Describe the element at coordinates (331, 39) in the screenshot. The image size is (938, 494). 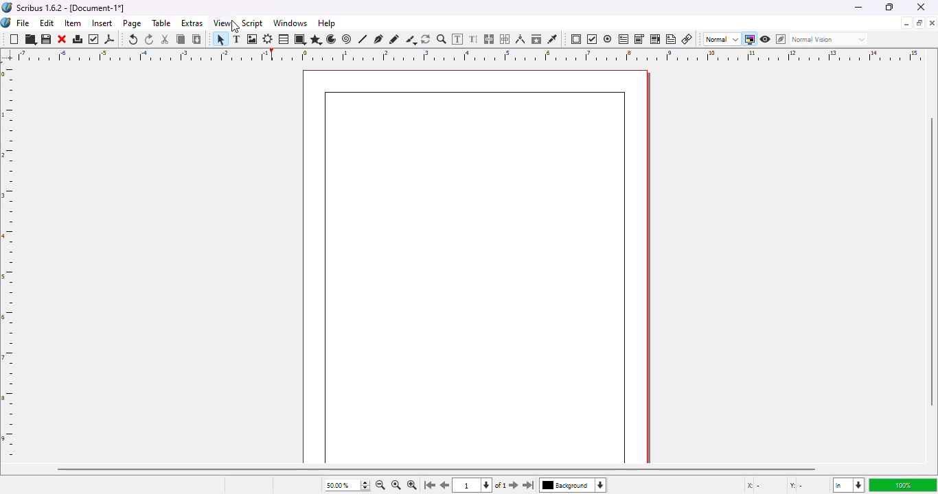
I see `arc` at that location.